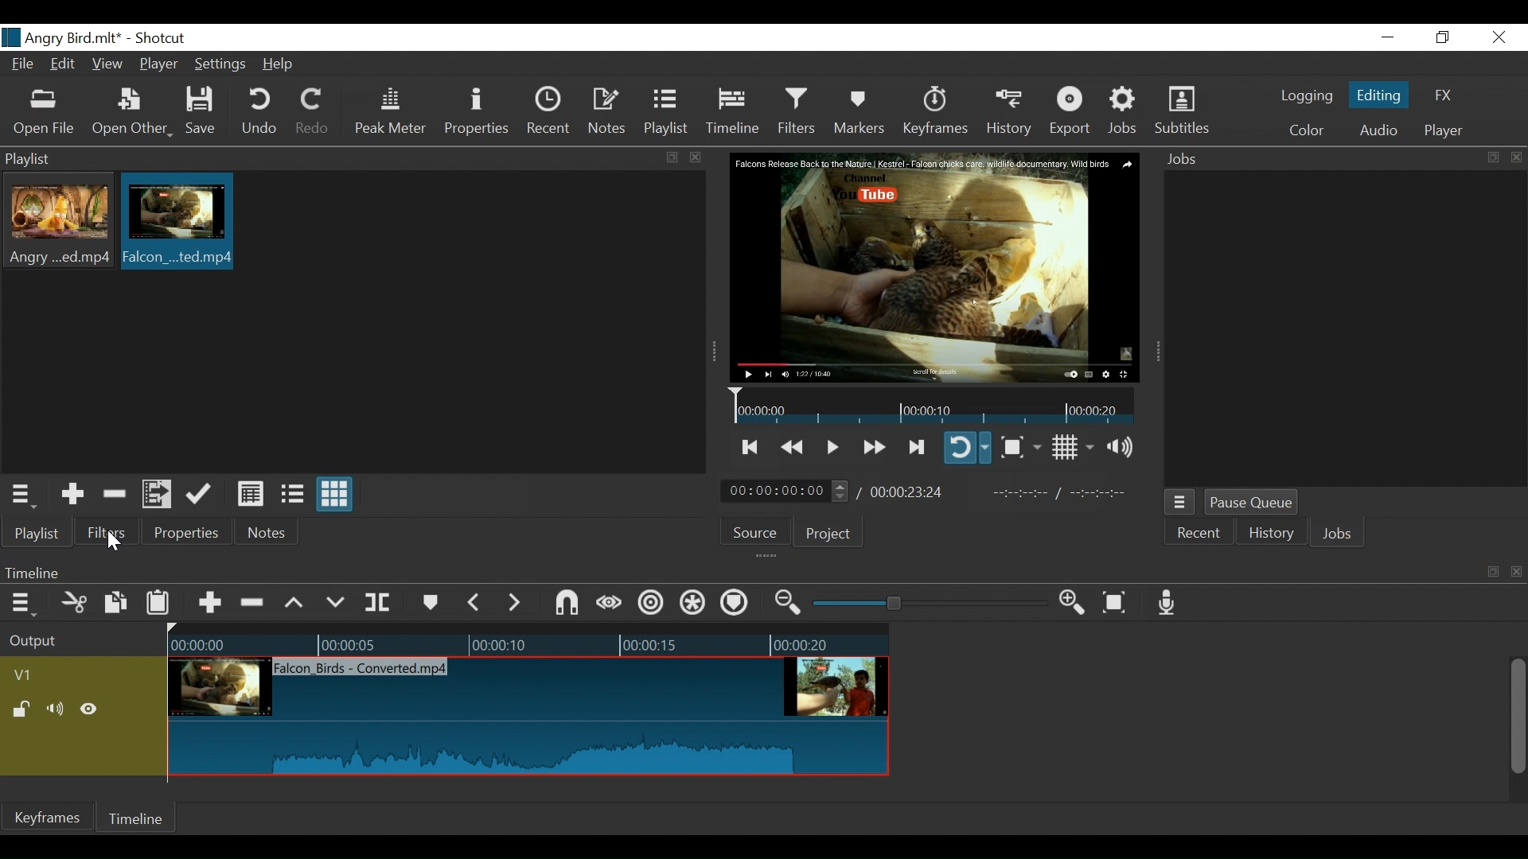 Image resolution: width=1528 pixels, height=859 pixels. I want to click on Recent, so click(1197, 535).